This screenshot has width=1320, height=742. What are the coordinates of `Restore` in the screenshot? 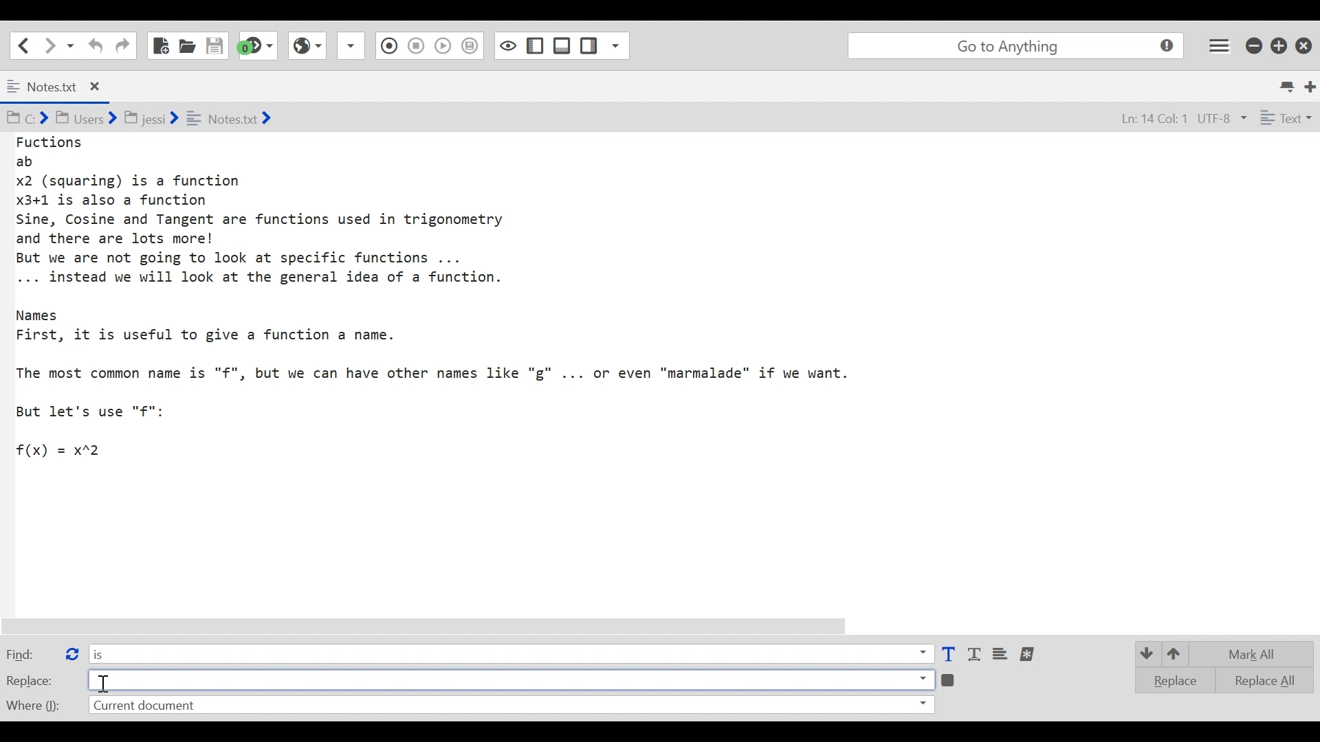 It's located at (1279, 45).